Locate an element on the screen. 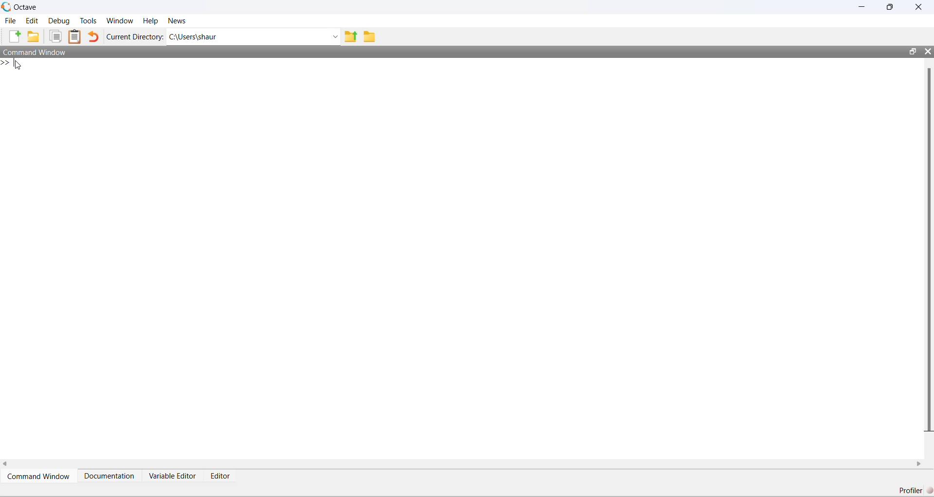 This screenshot has width=934, height=497. close is located at coordinates (919, 6).